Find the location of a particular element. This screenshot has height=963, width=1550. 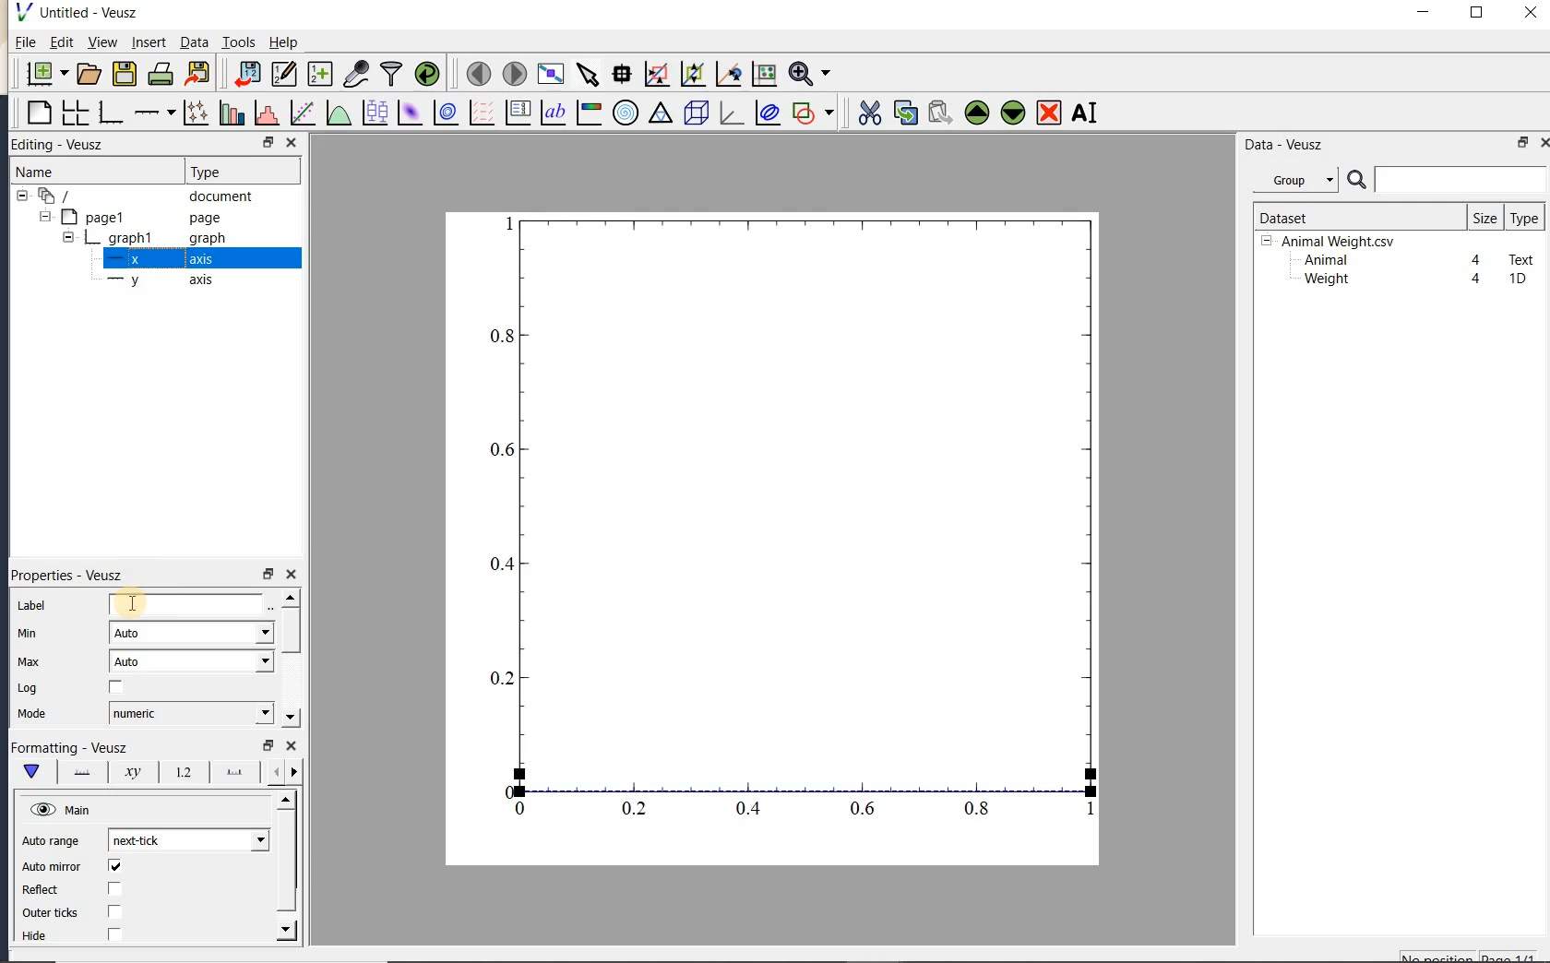

Data-Veusz is located at coordinates (1284, 145).